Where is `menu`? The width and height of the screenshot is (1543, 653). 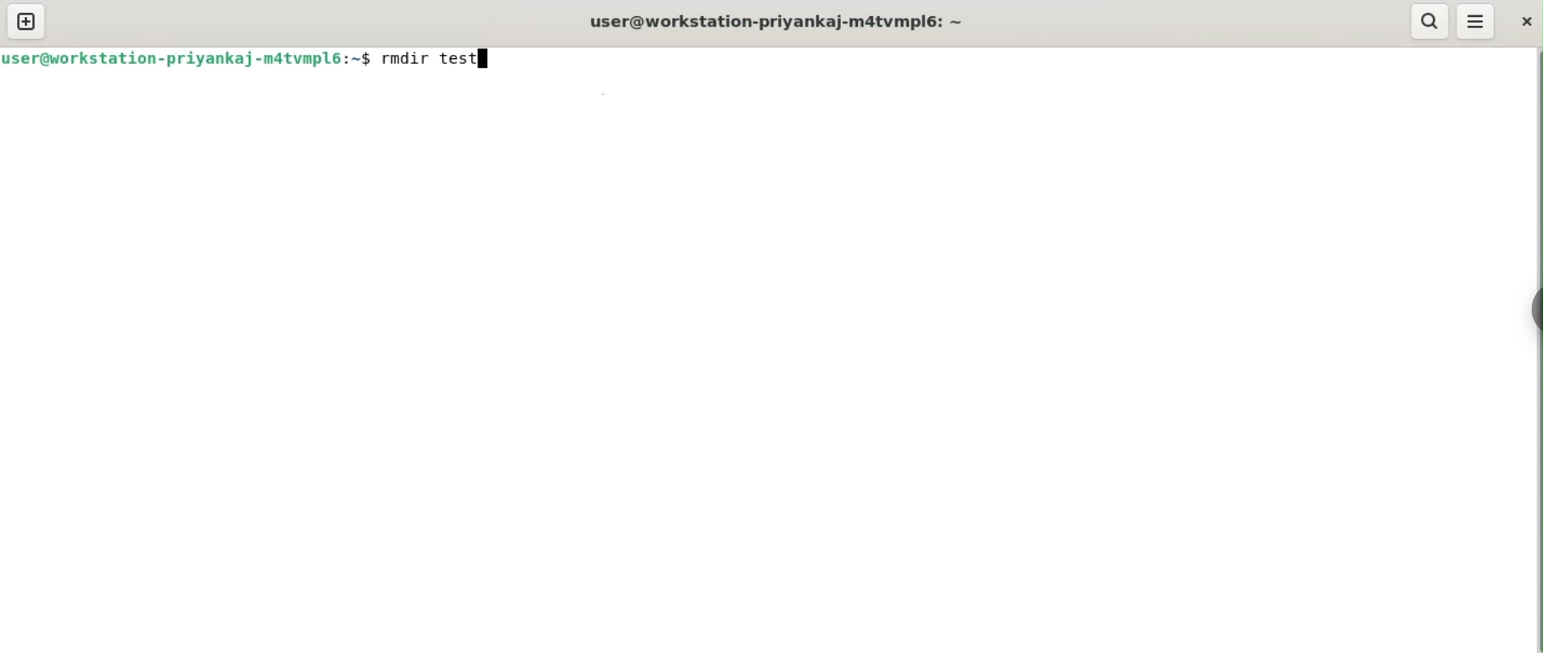 menu is located at coordinates (1475, 22).